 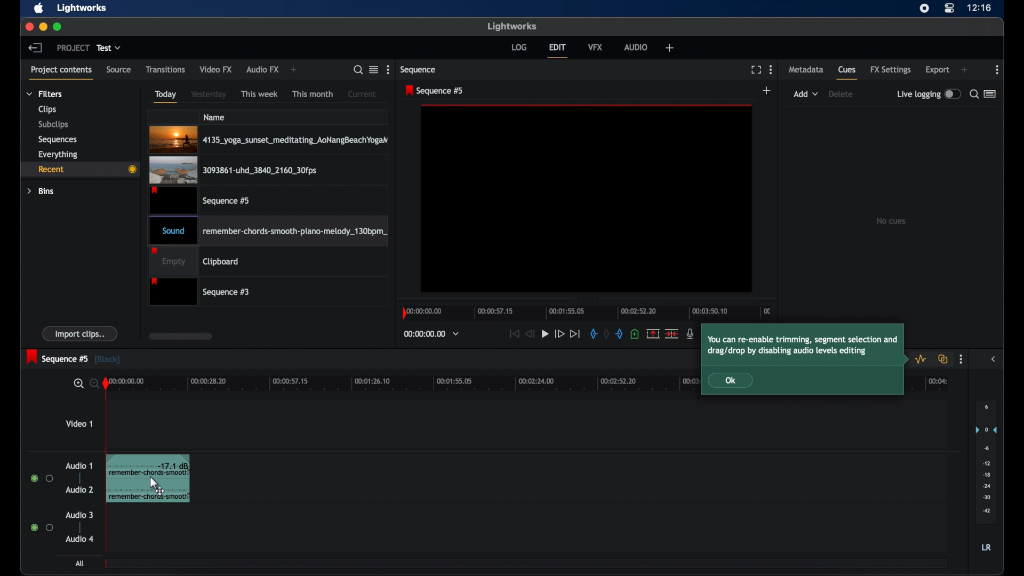 What do you see at coordinates (922, 359) in the screenshot?
I see `toggle audio levels editing` at bounding box center [922, 359].